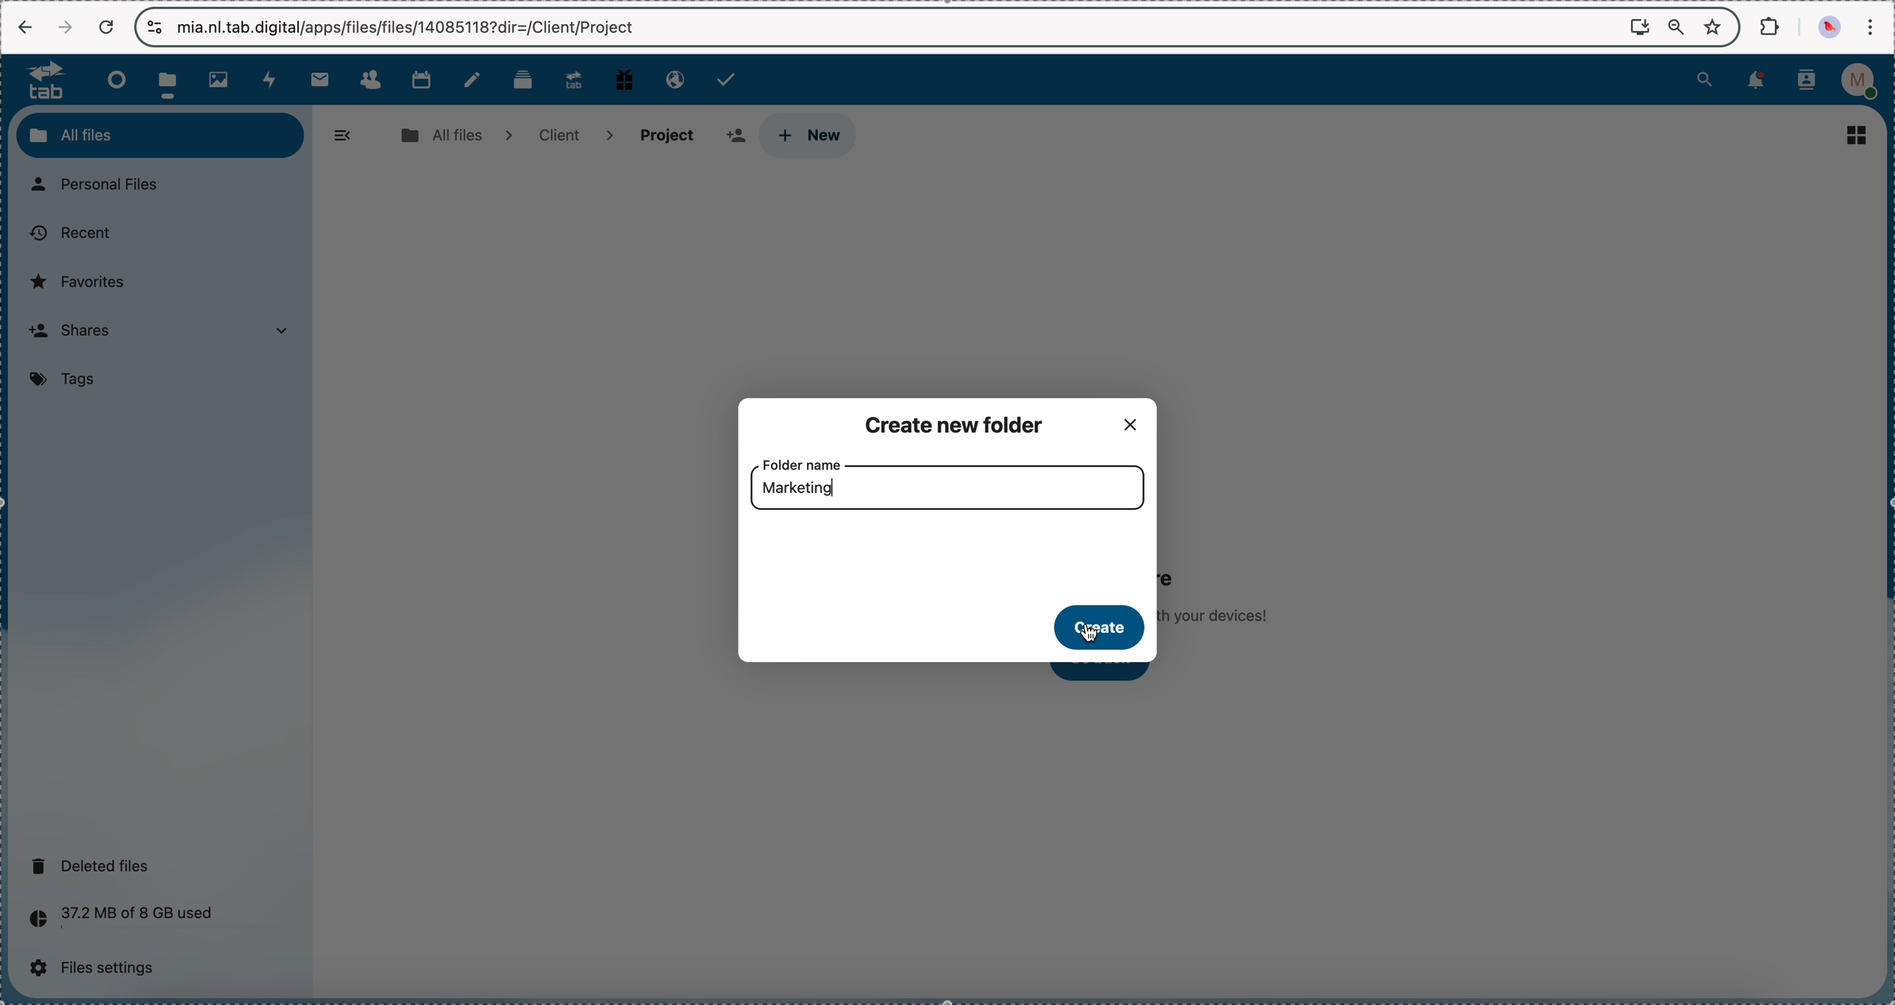  I want to click on contacts, so click(1807, 82).